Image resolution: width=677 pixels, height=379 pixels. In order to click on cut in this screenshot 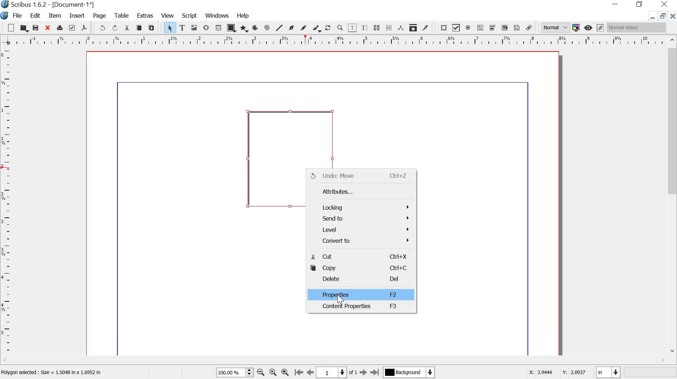, I will do `click(127, 28)`.